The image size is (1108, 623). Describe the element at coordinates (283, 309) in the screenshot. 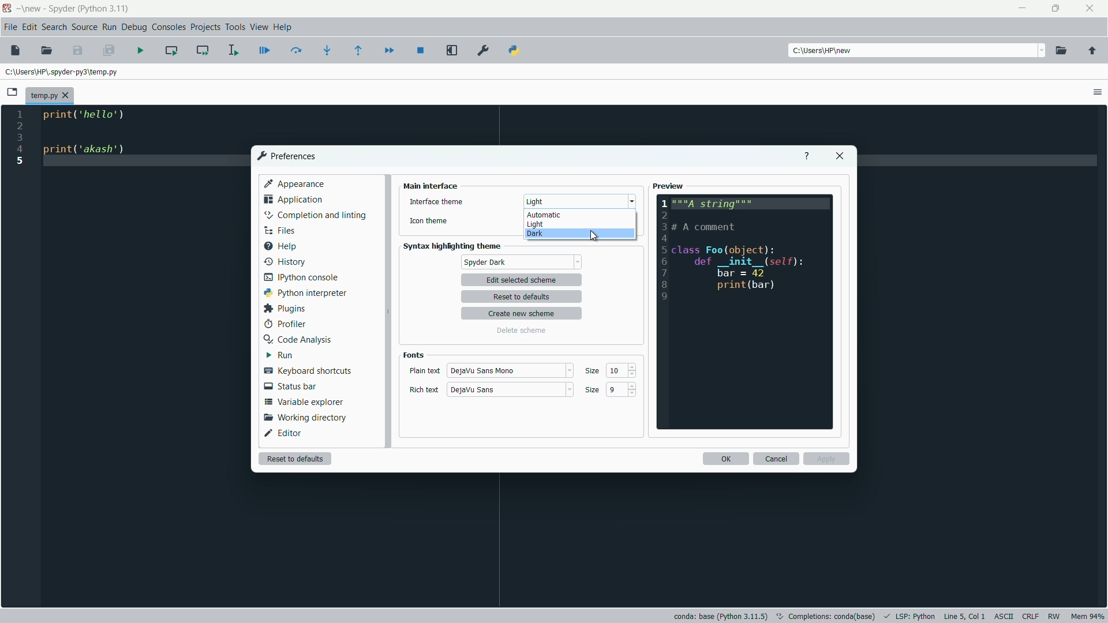

I see `plugins` at that location.